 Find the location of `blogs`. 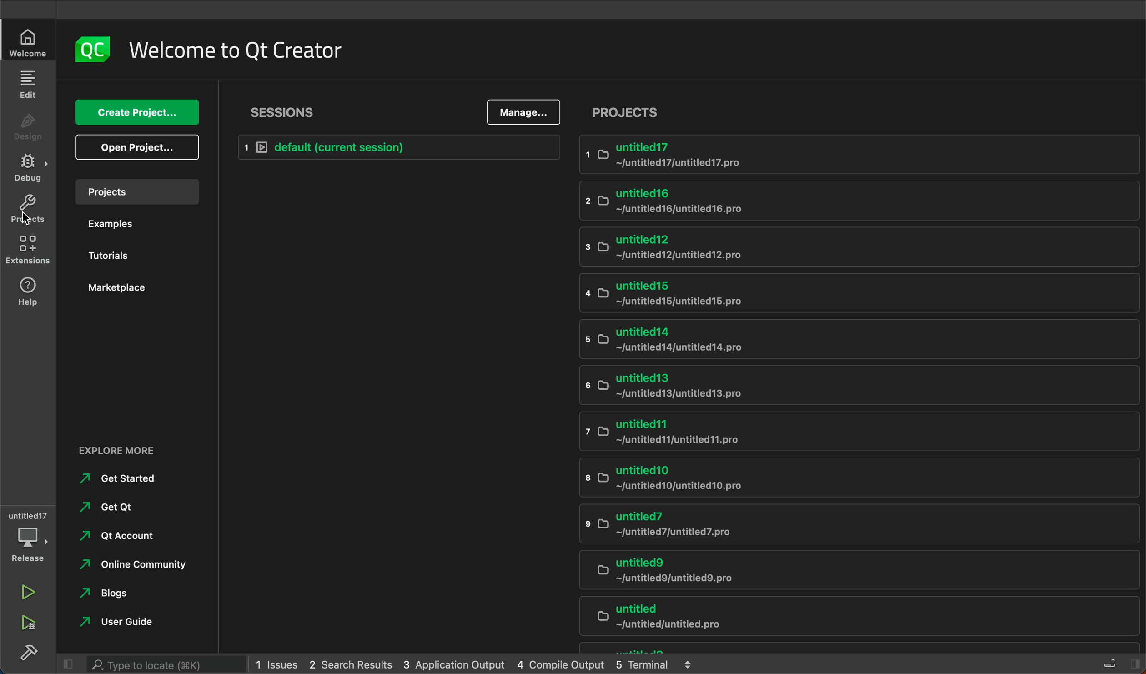

blogs is located at coordinates (109, 593).